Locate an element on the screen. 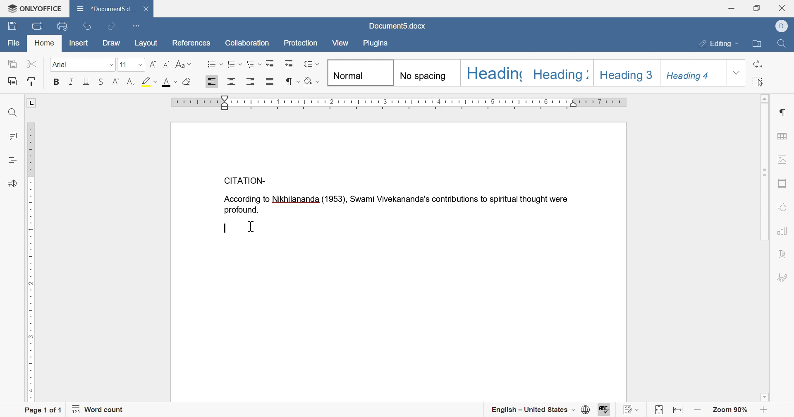 Image resolution: width=794 pixels, height=417 pixels. text art settings is located at coordinates (784, 255).